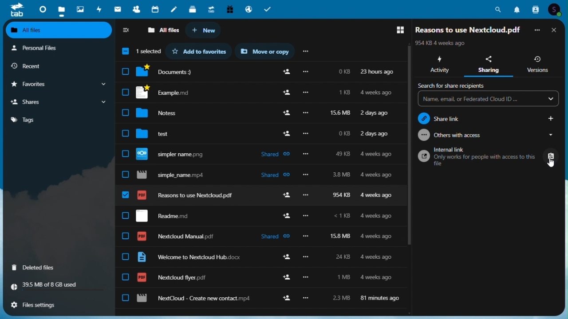  Describe the element at coordinates (343, 153) in the screenshot. I see `49 kb` at that location.